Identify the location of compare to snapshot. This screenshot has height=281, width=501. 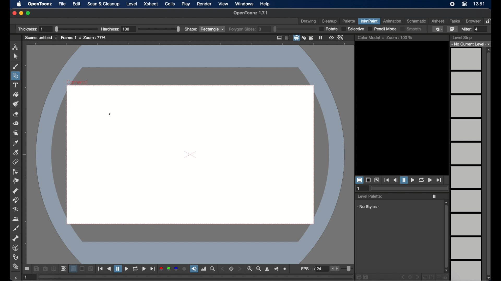
(54, 269).